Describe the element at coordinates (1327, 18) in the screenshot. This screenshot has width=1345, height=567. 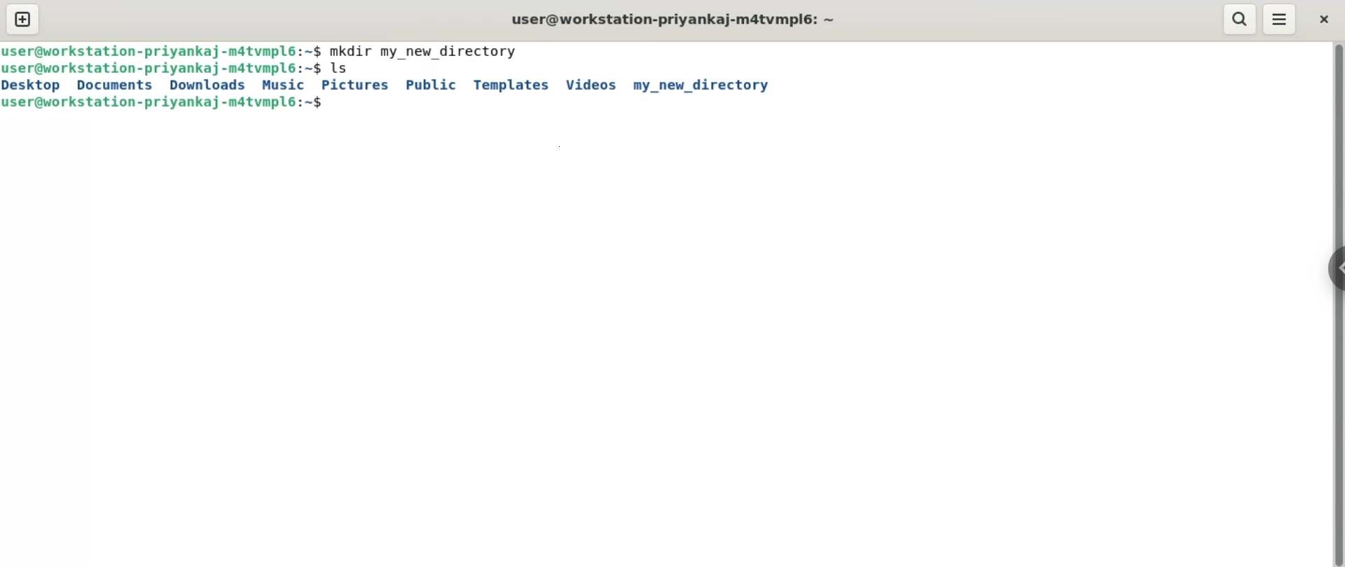
I see `close` at that location.